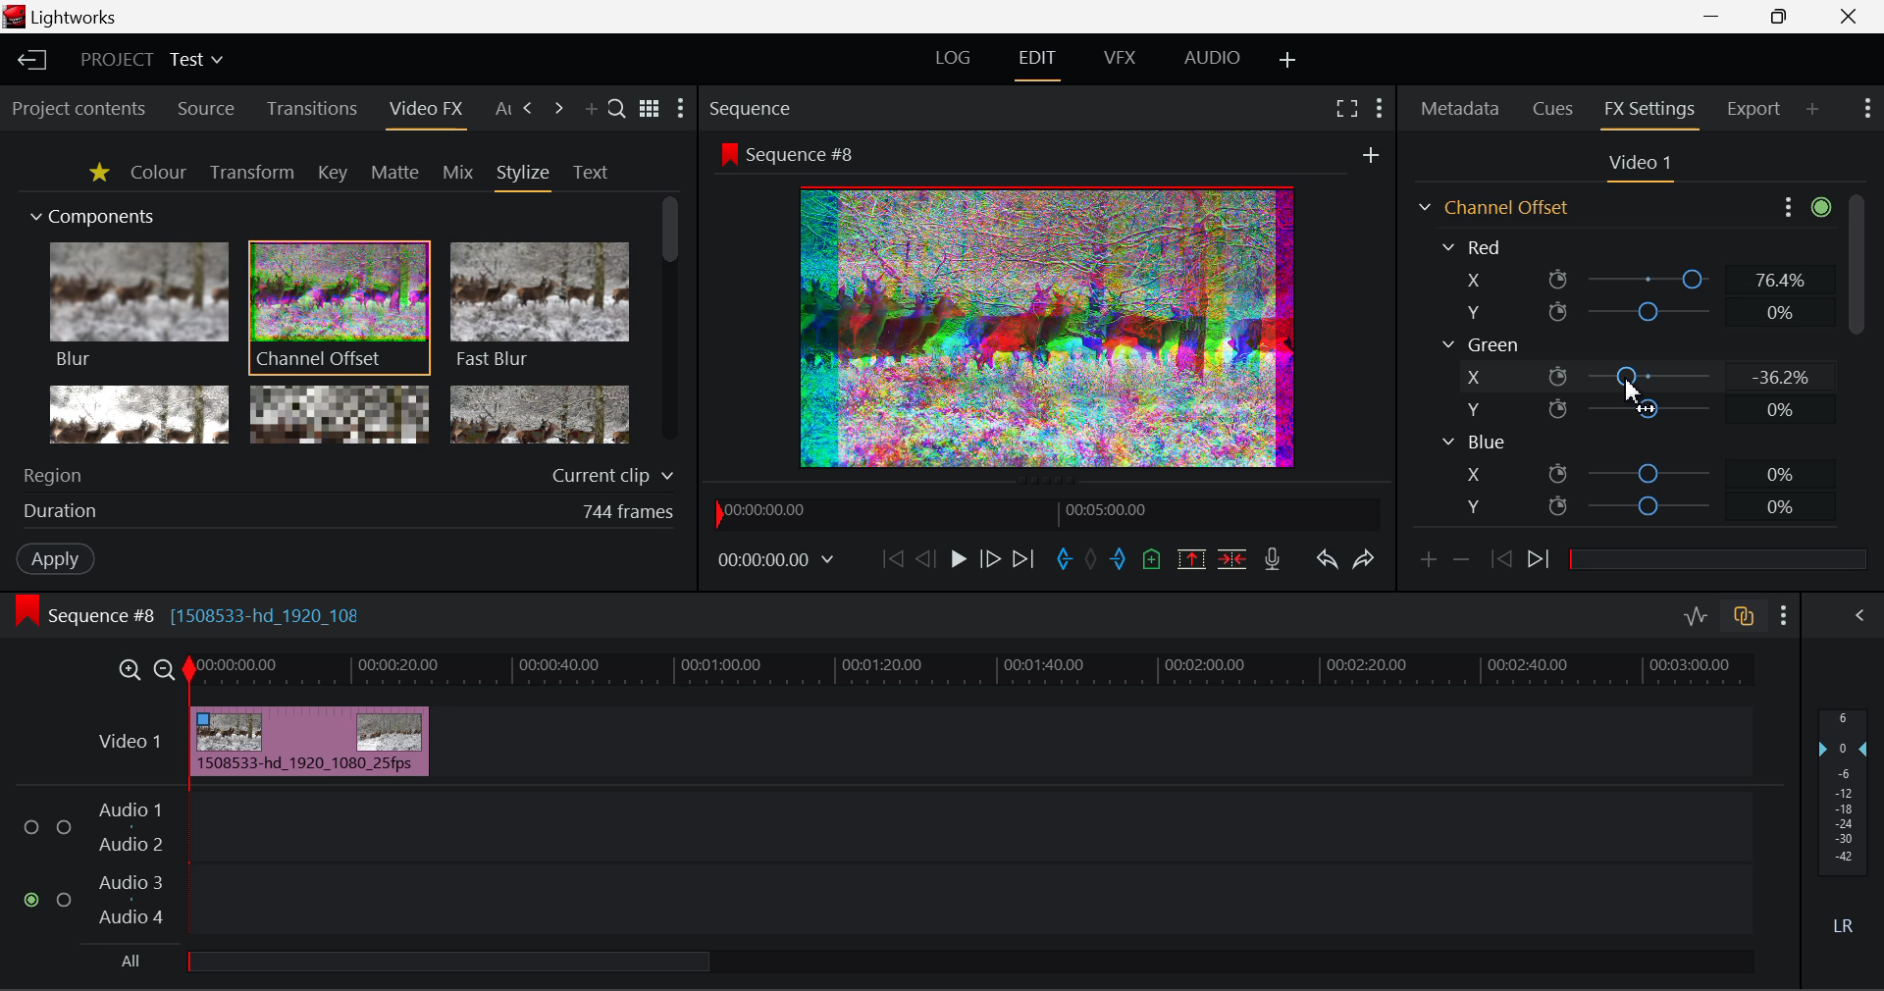 The image size is (1884, 991). I want to click on Scroll Bar, so click(1856, 366).